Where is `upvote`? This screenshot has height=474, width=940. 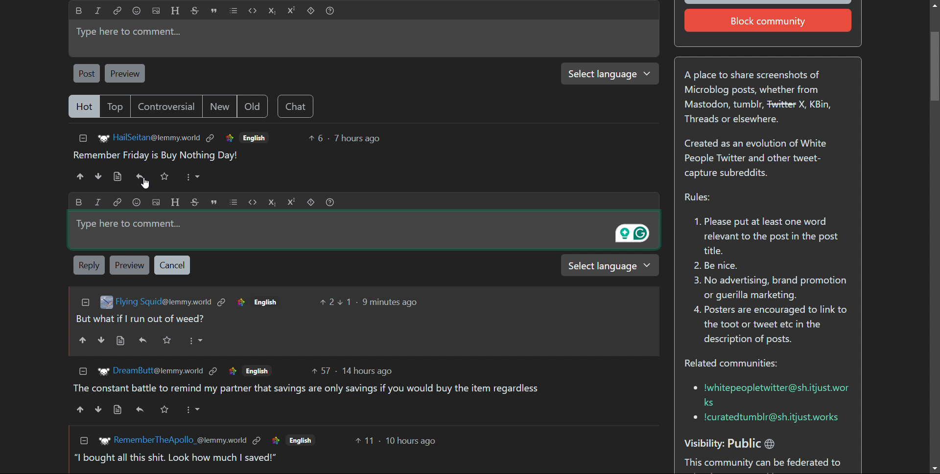 upvote is located at coordinates (82, 341).